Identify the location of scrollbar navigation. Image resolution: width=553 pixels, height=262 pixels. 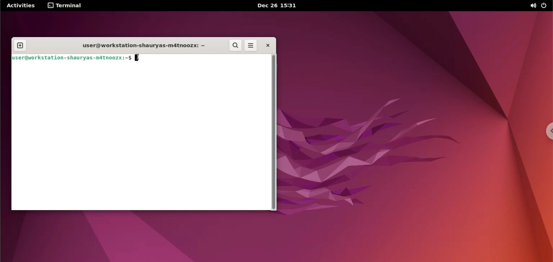
(273, 132).